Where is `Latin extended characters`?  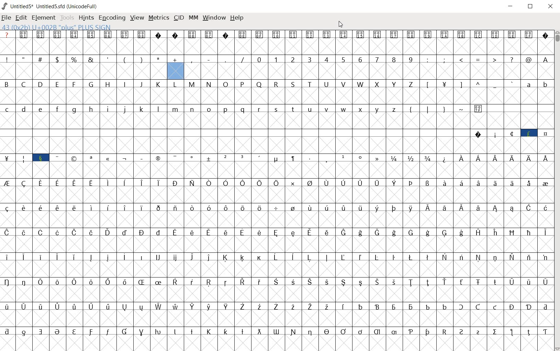
Latin extended characters is located at coordinates (411, 290).